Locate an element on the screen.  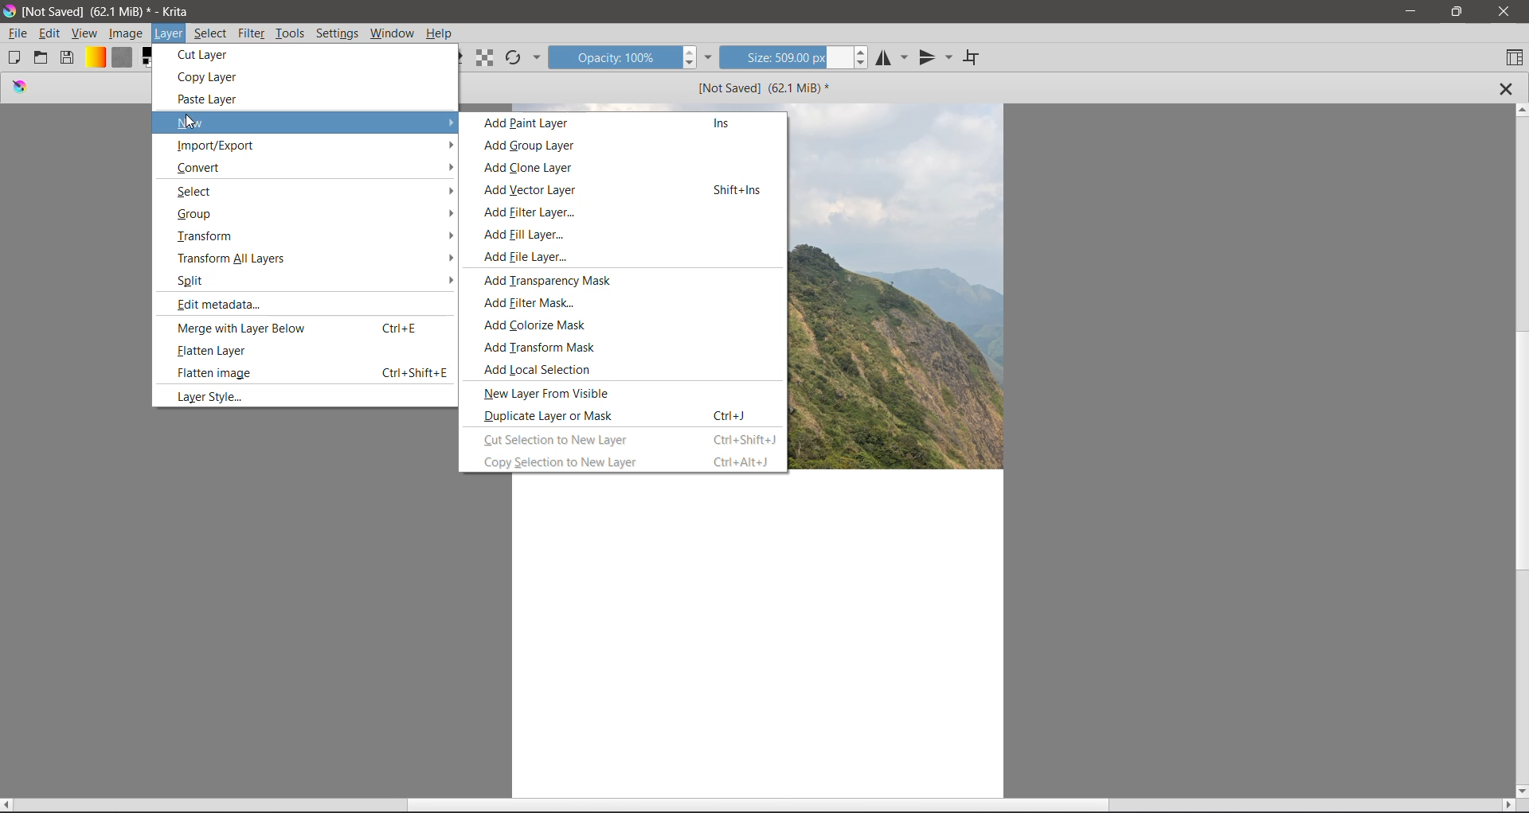
Vertical Scroll Tab is located at coordinates (1519, 449).